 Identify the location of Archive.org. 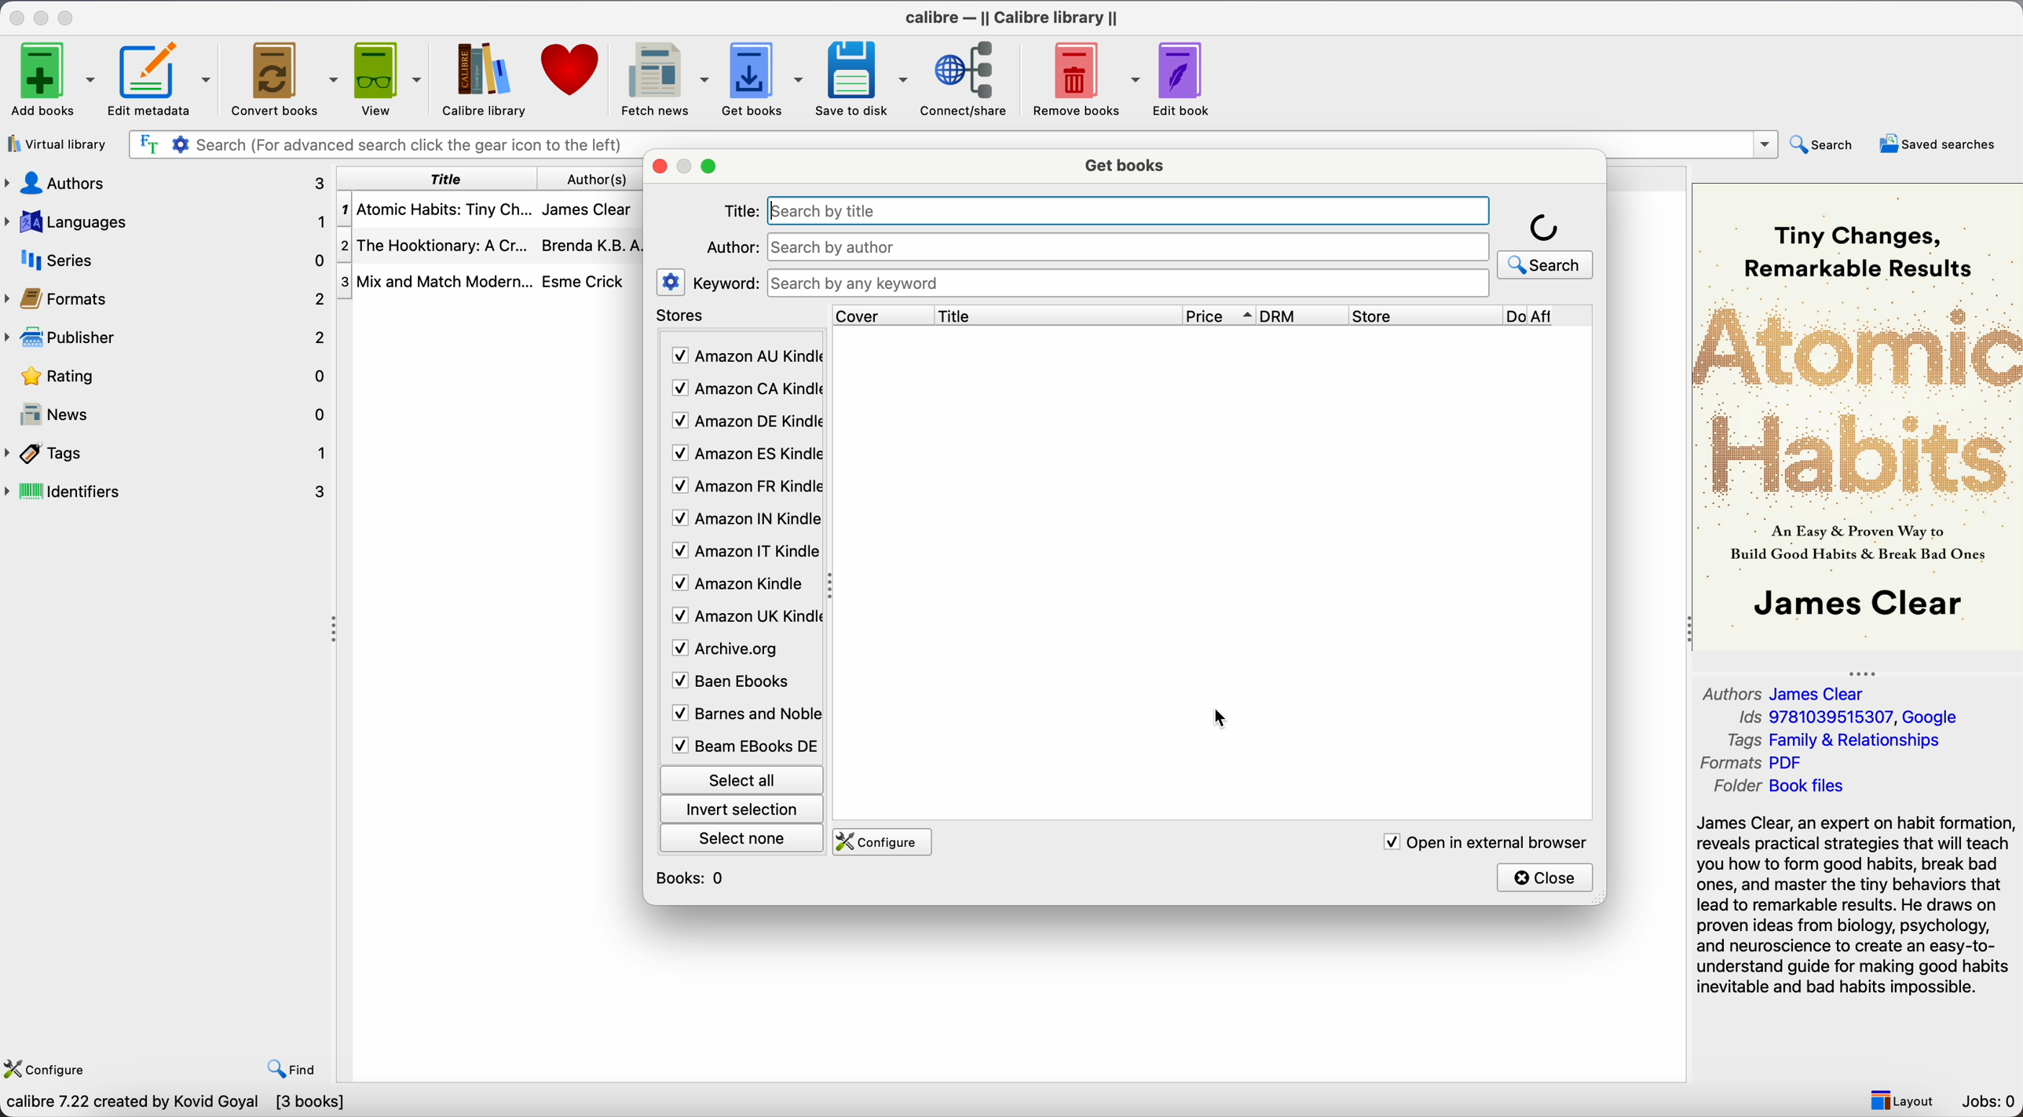
(741, 649).